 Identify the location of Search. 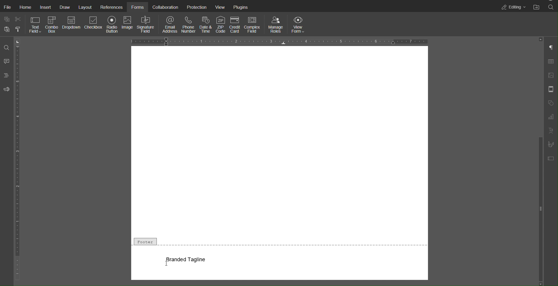
(551, 7).